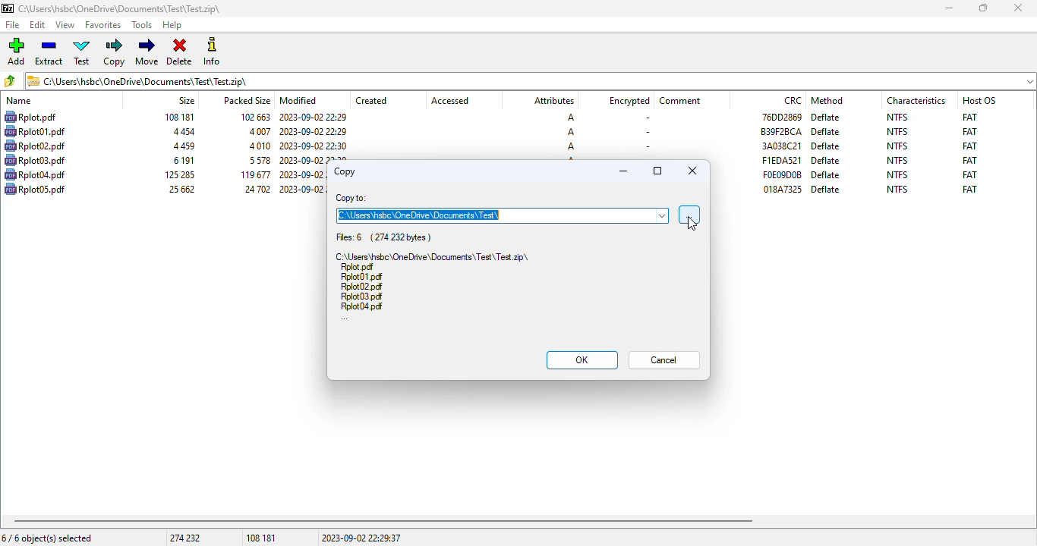 This screenshot has width=1037, height=546. I want to click on deflate, so click(825, 161).